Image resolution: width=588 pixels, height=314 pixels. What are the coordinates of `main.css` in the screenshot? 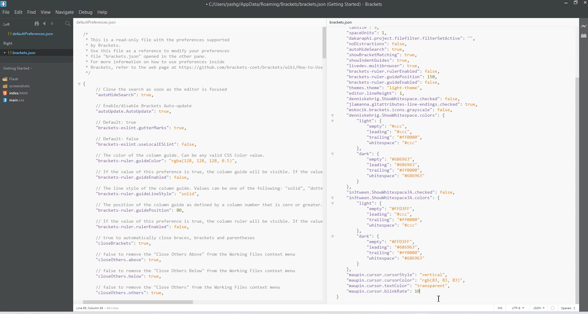 It's located at (14, 100).